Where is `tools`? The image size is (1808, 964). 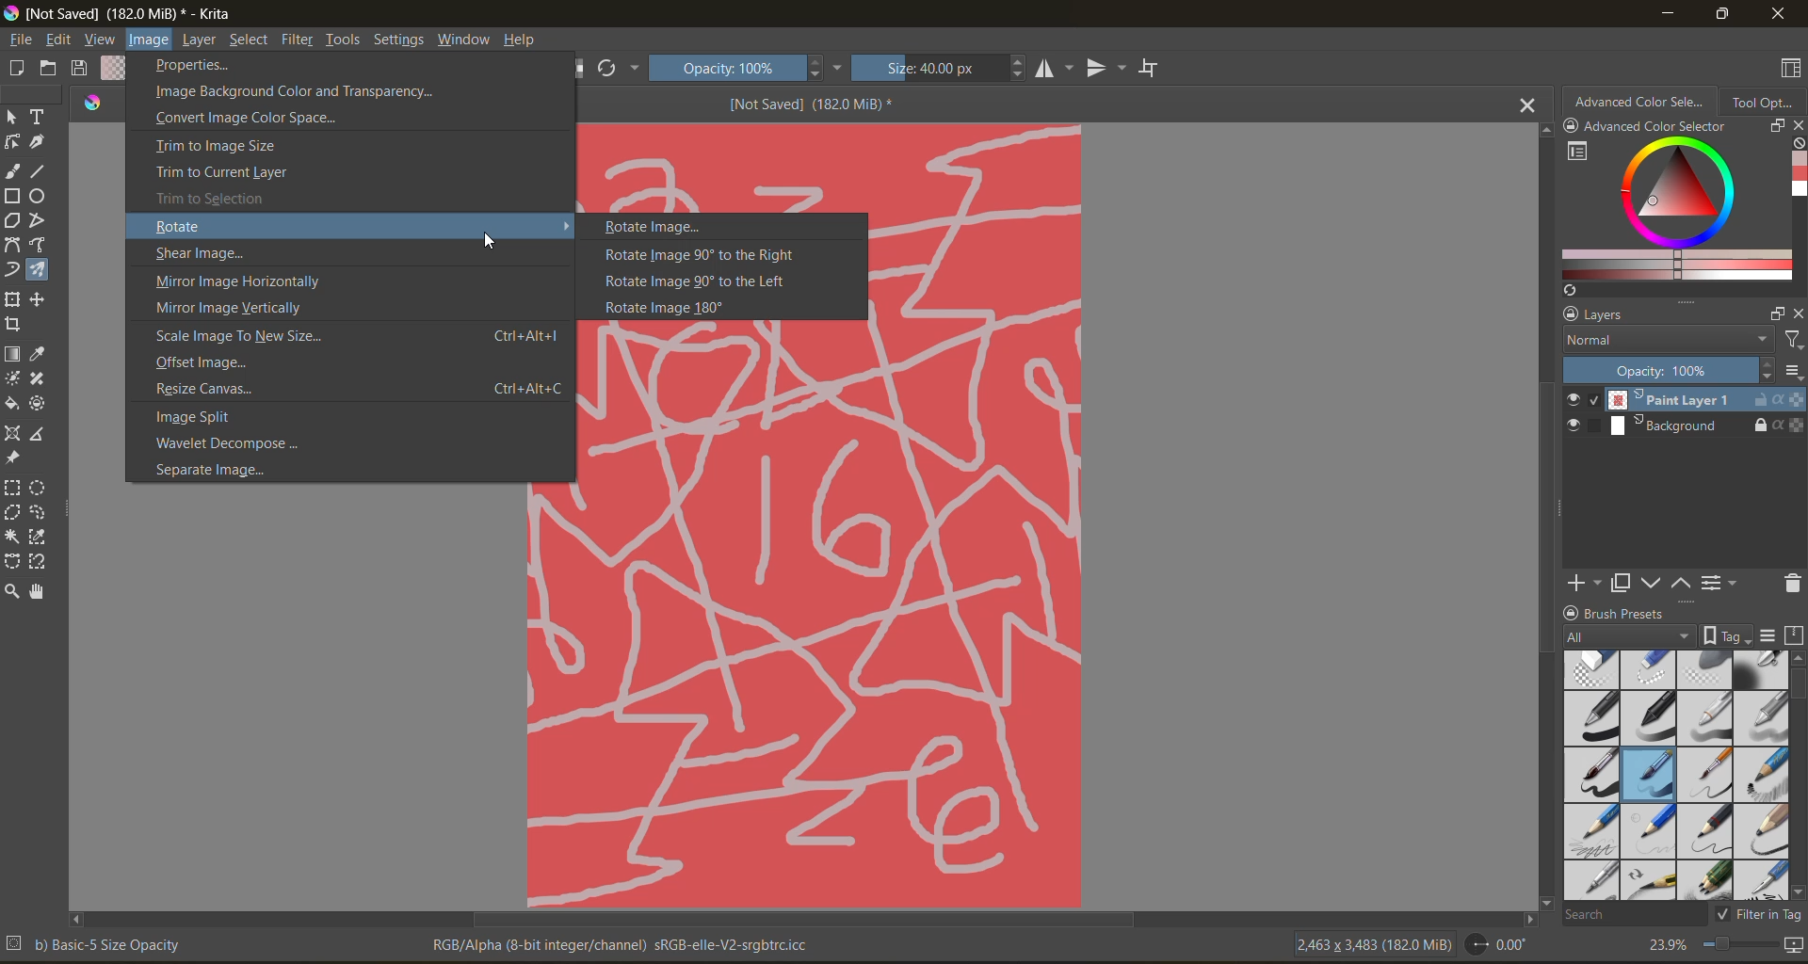
tools is located at coordinates (33, 355).